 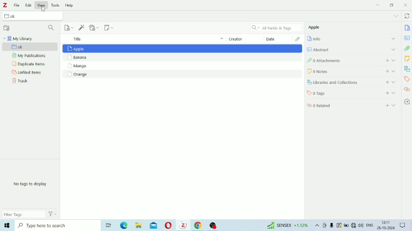 I want to click on Duplicate items., so click(x=29, y=64).